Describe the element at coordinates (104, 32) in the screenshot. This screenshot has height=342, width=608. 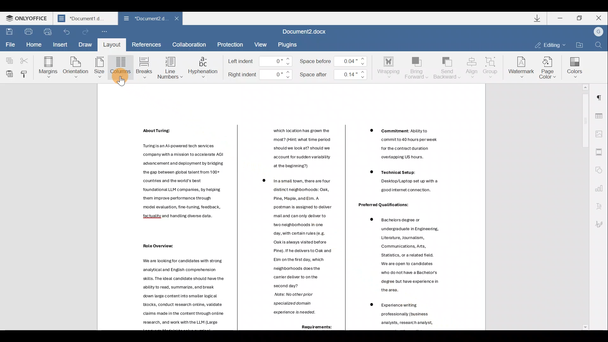
I see `Customize quick access toolbar` at that location.